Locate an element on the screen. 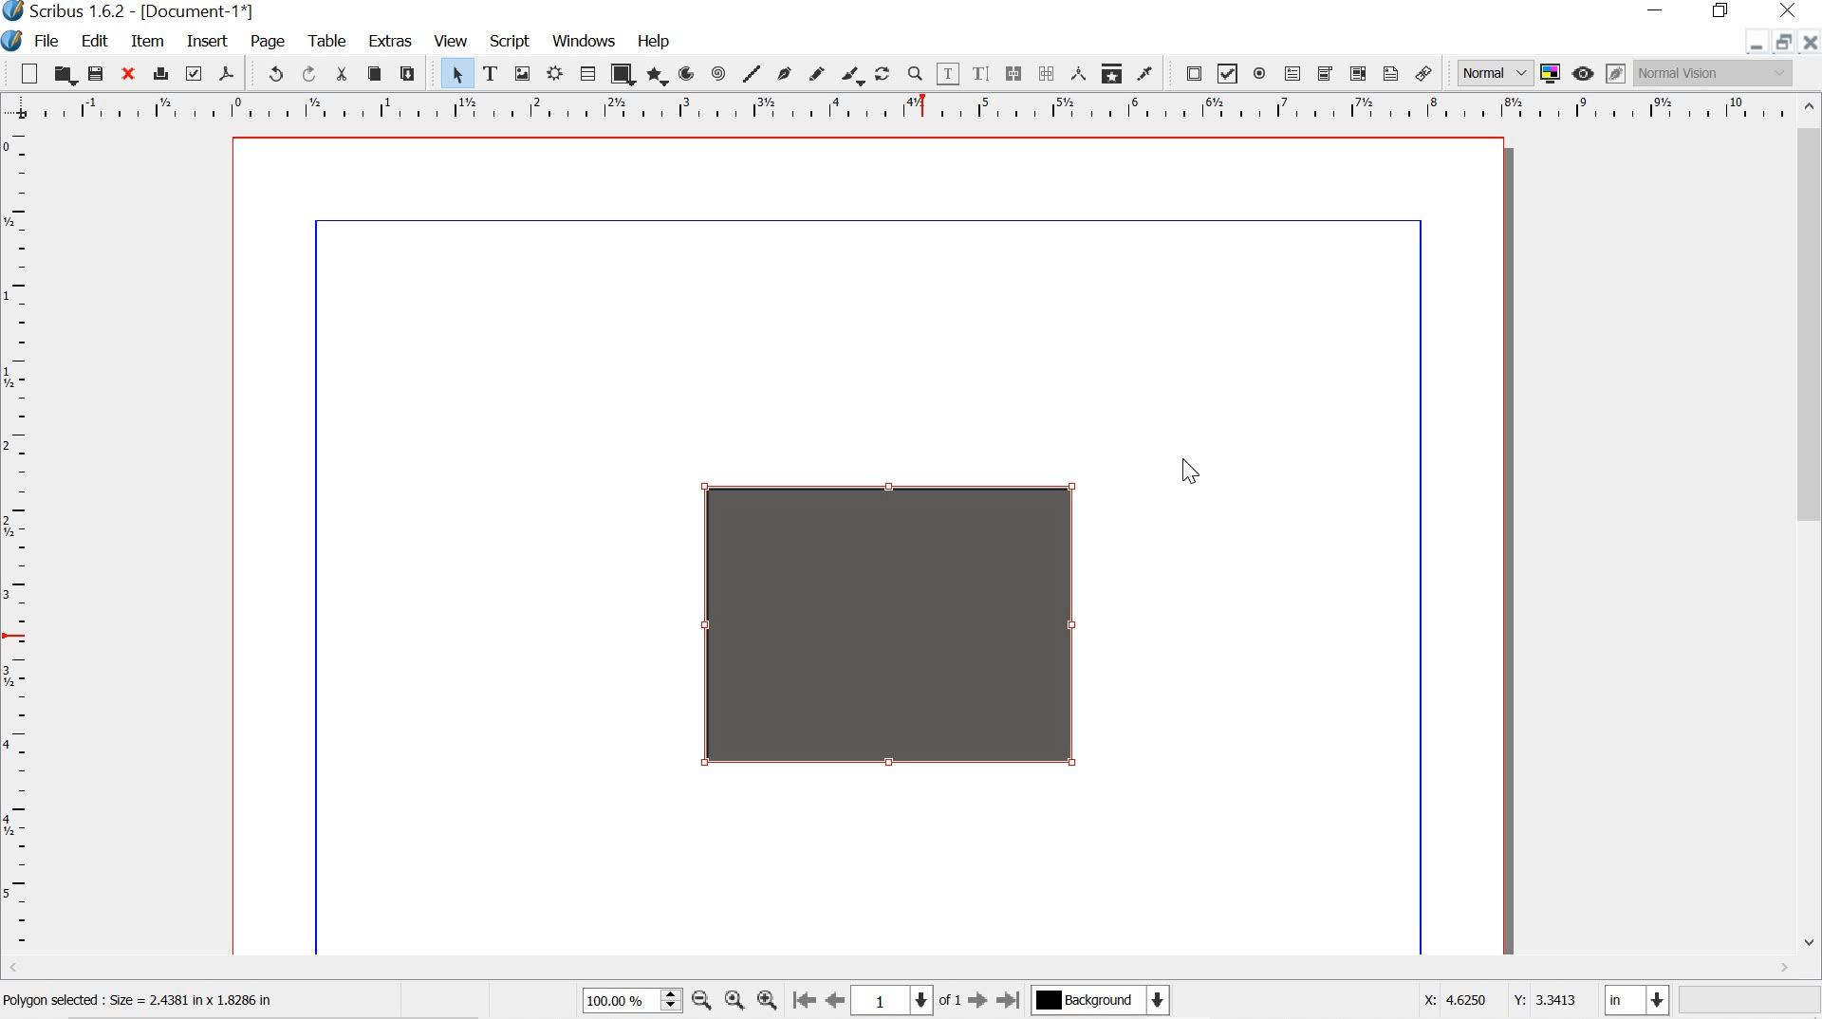  go to next page is located at coordinates (978, 1001).